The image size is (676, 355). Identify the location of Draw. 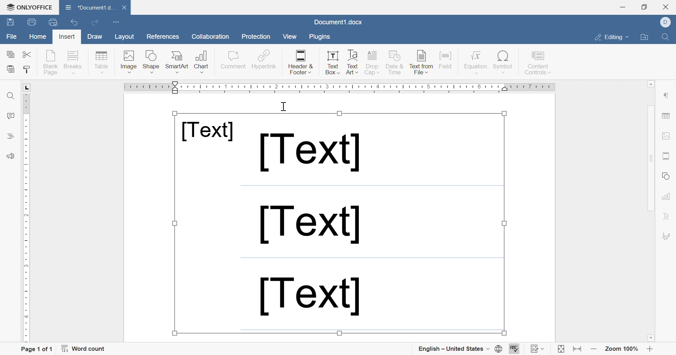
(94, 37).